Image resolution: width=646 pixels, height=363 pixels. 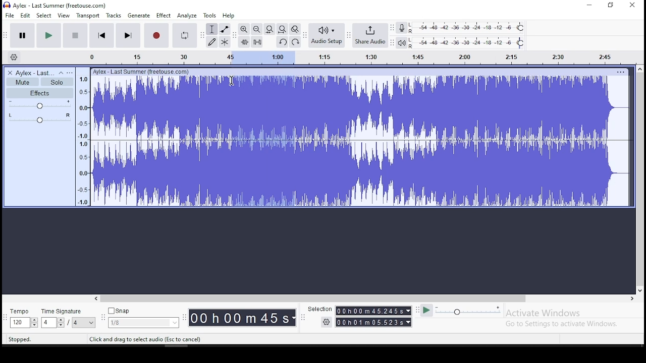 I want to click on skip to start, so click(x=101, y=36).